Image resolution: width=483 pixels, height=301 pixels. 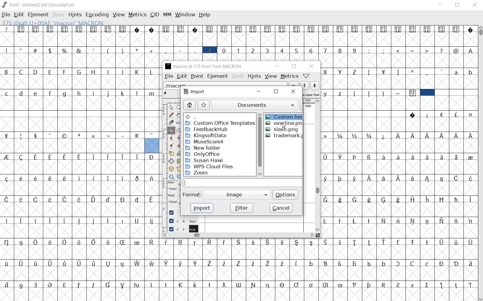 What do you see at coordinates (171, 161) in the screenshot?
I see `flip` at bounding box center [171, 161].